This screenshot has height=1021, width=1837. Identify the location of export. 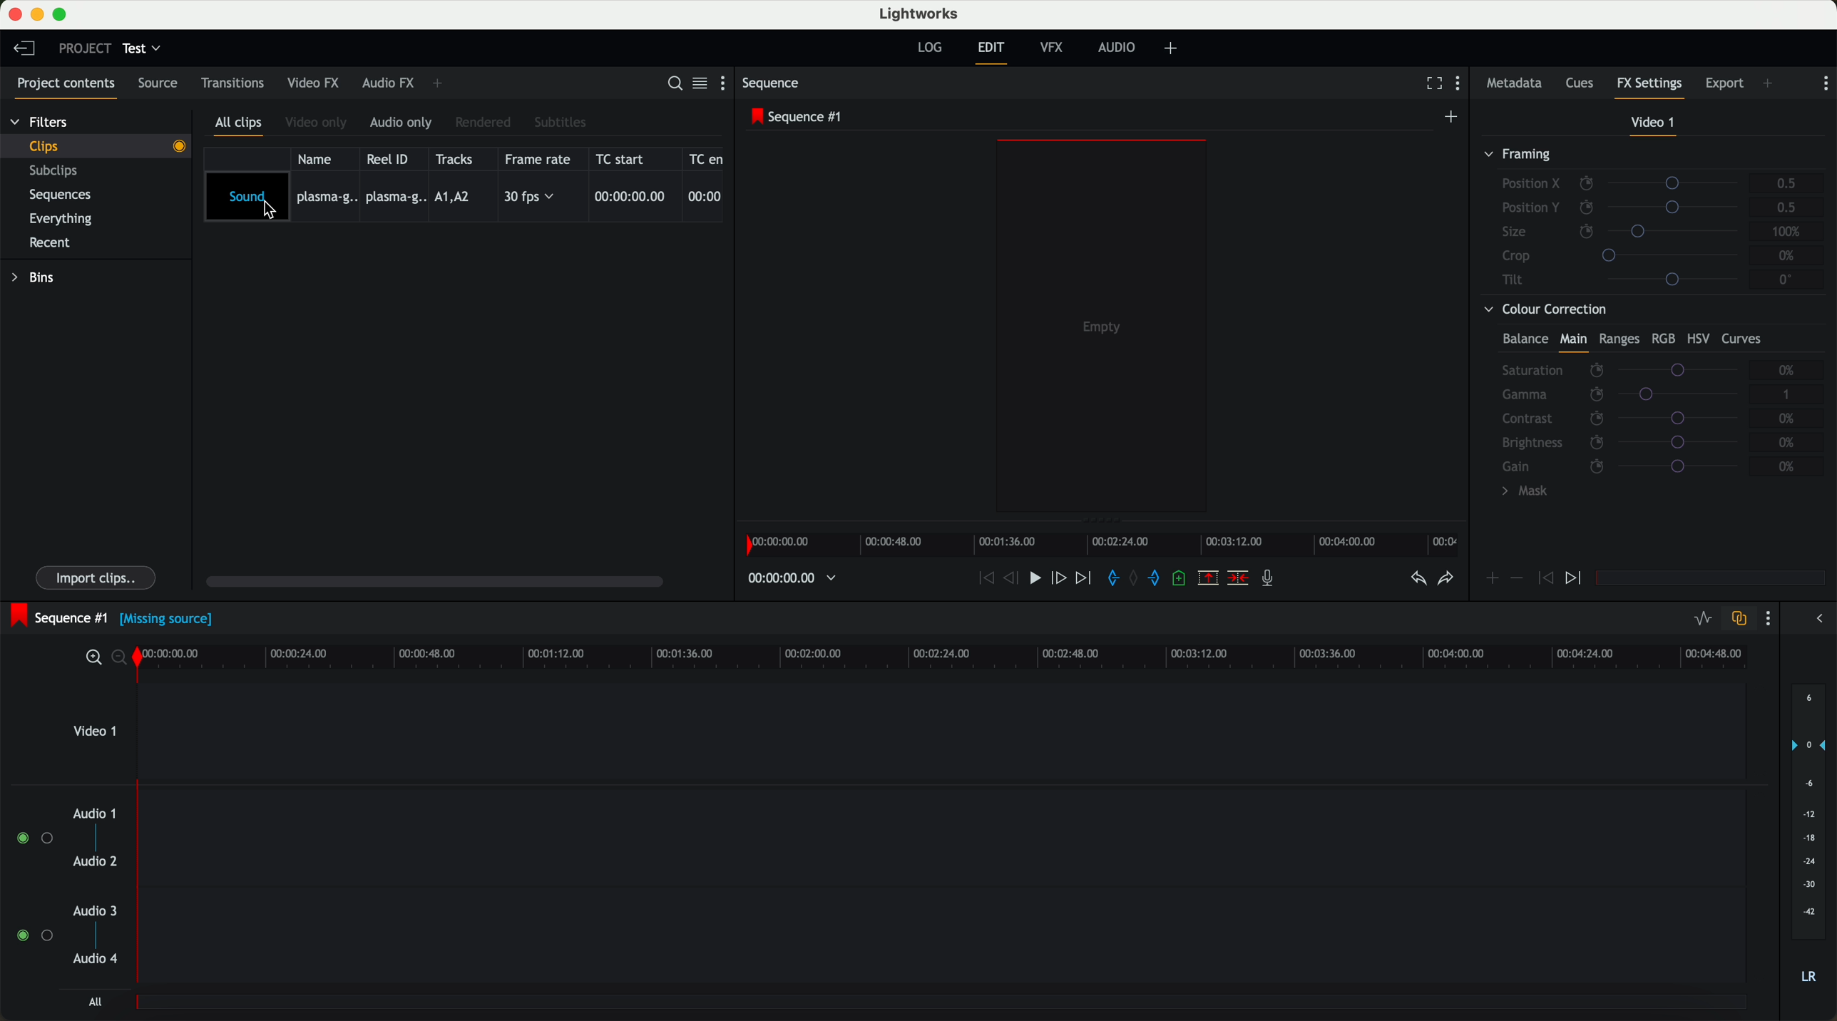
(1723, 82).